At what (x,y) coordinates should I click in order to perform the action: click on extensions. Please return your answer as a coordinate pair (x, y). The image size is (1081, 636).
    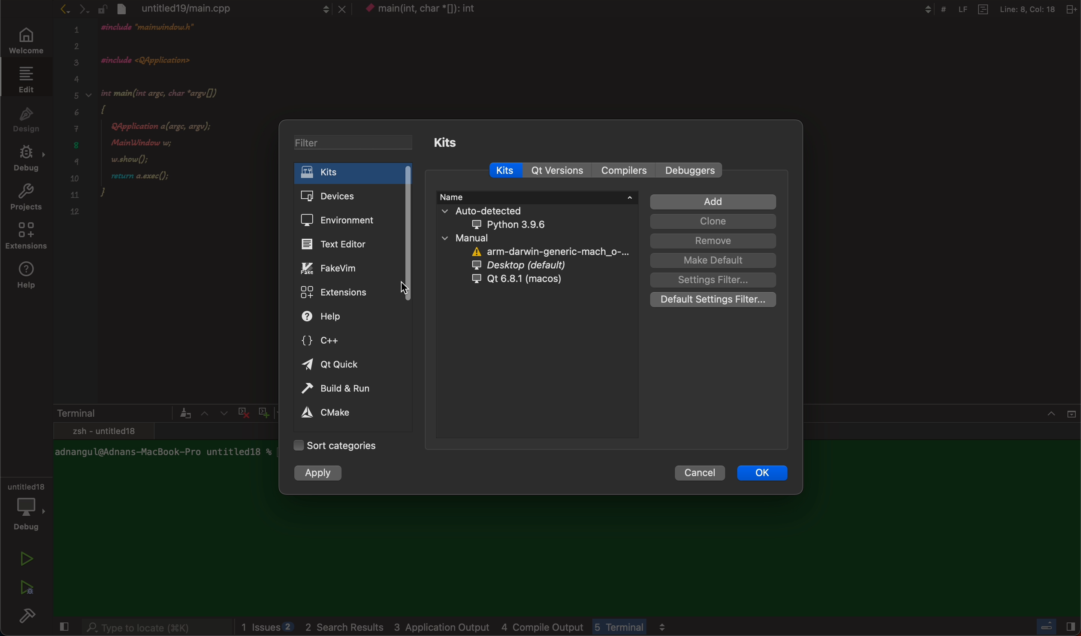
    Looking at the image, I should click on (345, 292).